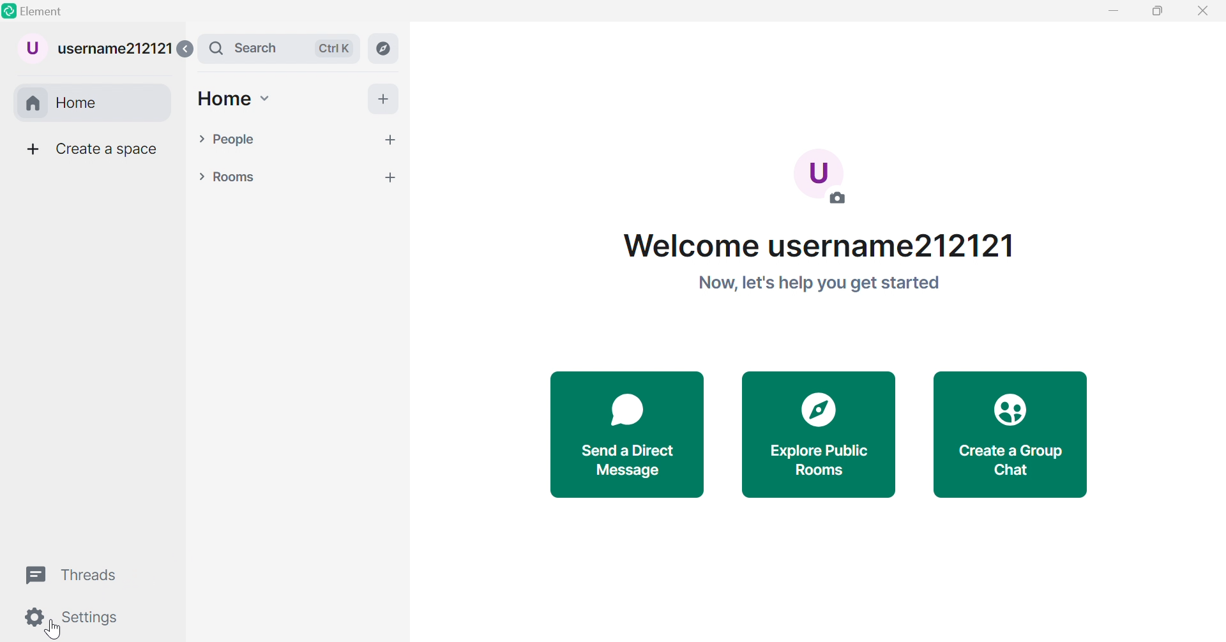  Describe the element at coordinates (818, 284) in the screenshot. I see `Now, let's help you get started` at that location.